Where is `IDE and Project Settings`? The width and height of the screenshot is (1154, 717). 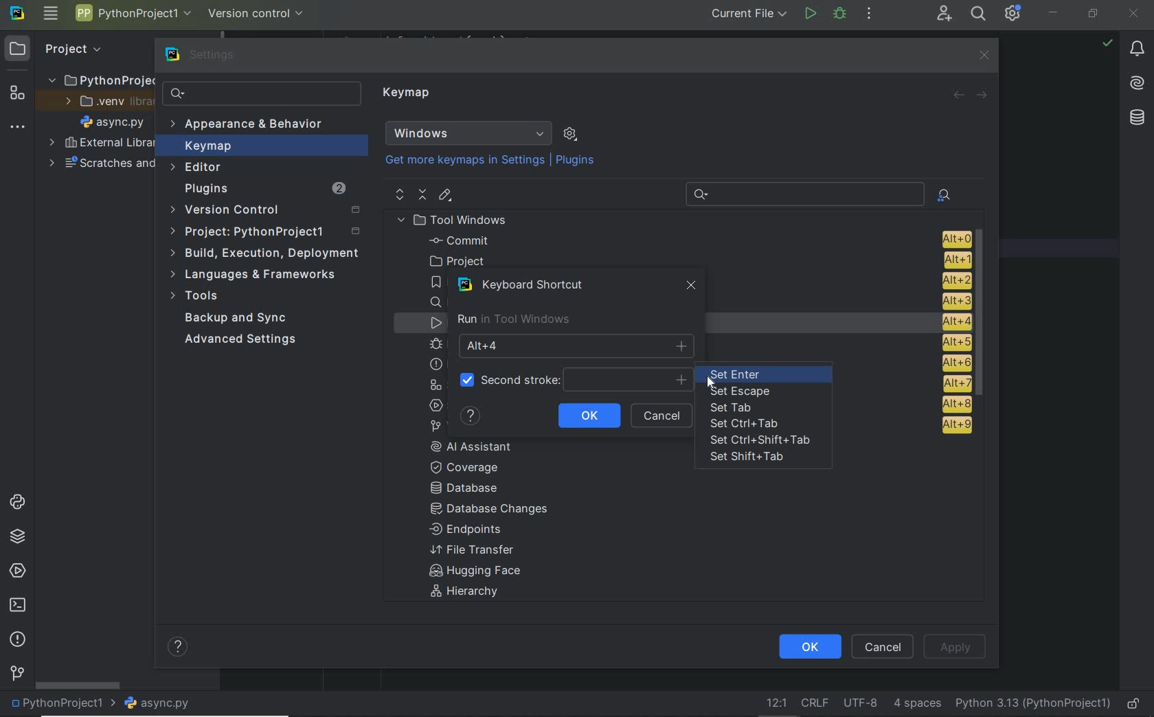 IDE and Project Settings is located at coordinates (1013, 14).